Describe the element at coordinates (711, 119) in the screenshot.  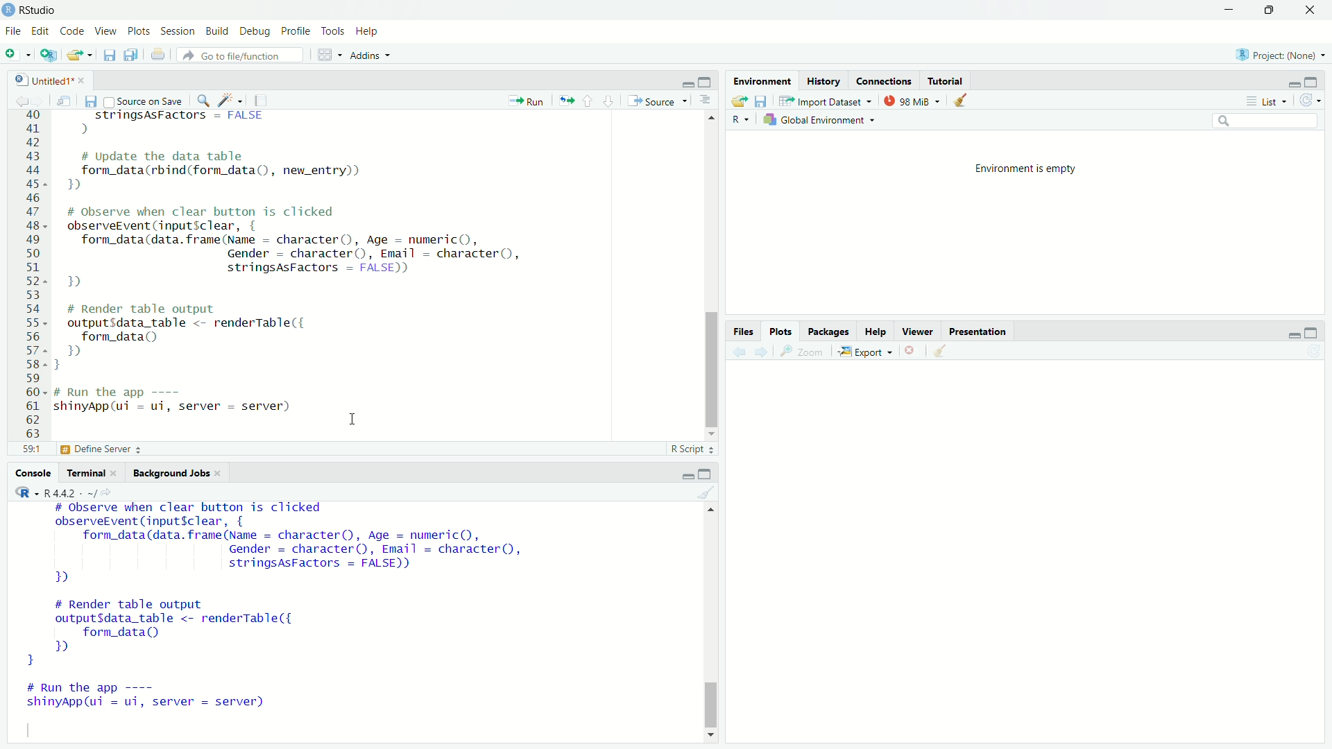
I see `move up` at that location.